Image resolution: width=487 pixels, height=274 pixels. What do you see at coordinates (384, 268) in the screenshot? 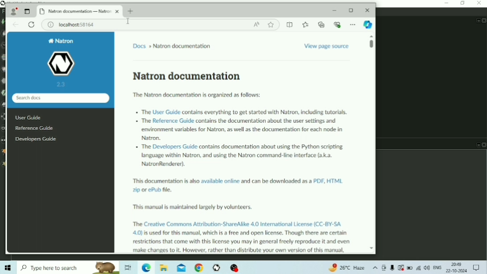
I see `Meet Now` at bounding box center [384, 268].